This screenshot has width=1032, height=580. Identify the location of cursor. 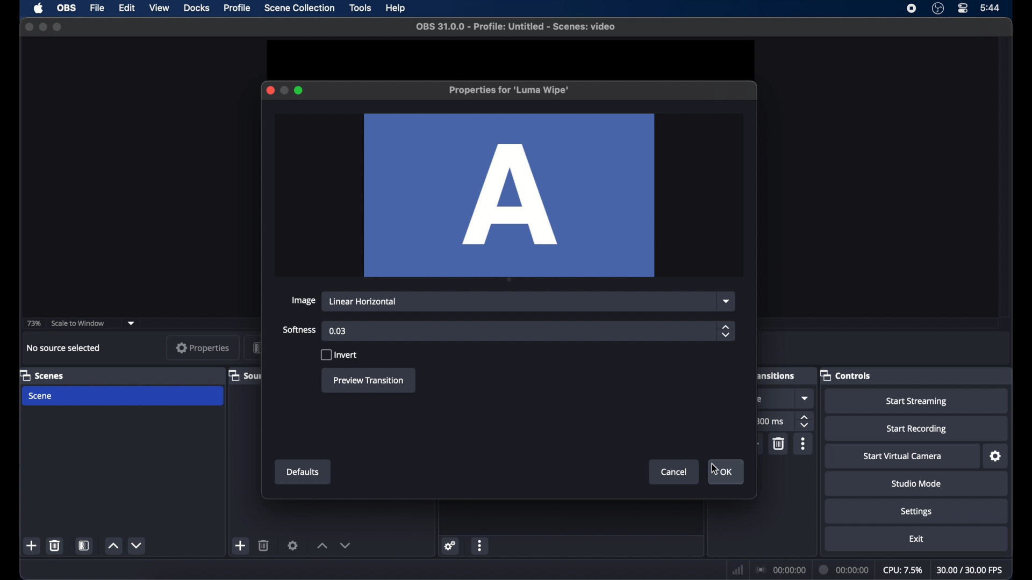
(713, 469).